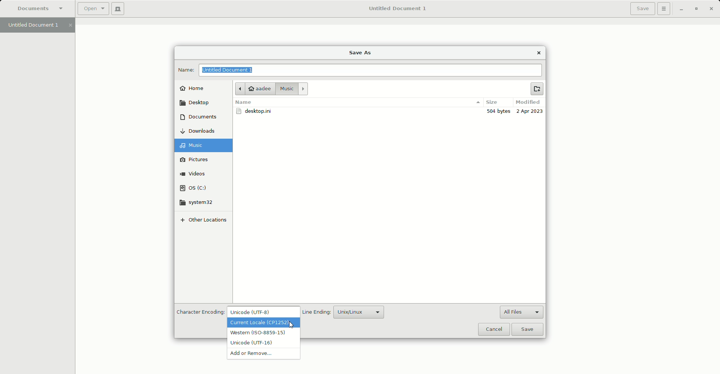  What do you see at coordinates (40, 26) in the screenshot?
I see `Untitled Document 1` at bounding box center [40, 26].